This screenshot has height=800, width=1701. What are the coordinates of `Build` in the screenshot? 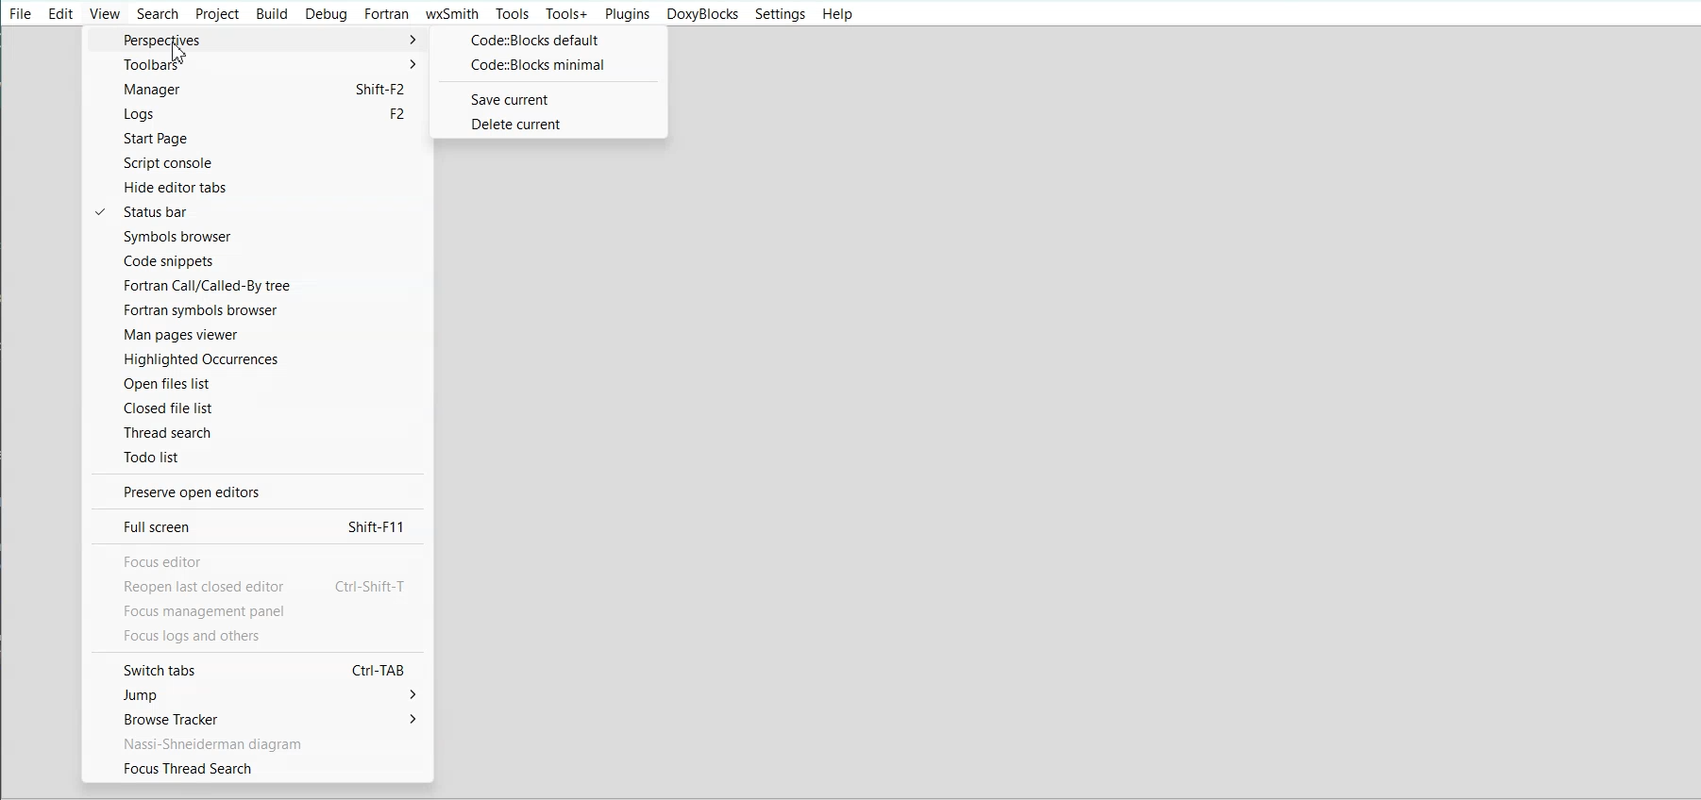 It's located at (271, 13).